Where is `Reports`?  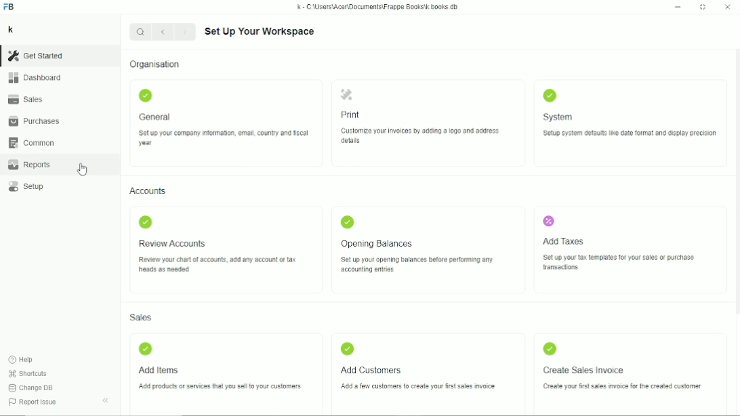 Reports is located at coordinates (28, 165).